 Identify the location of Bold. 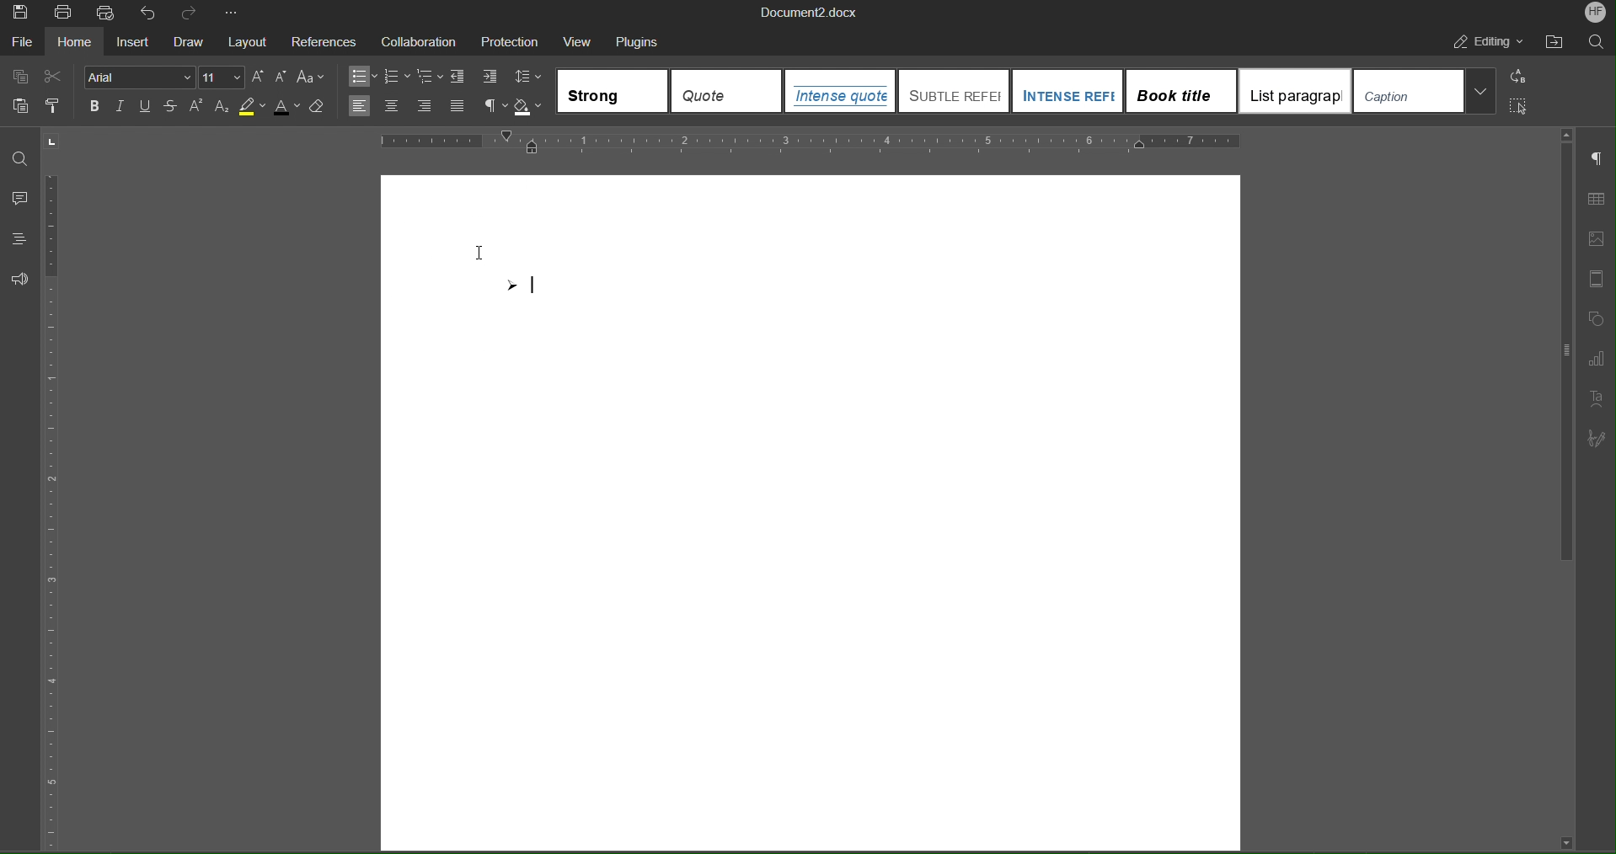
(94, 105).